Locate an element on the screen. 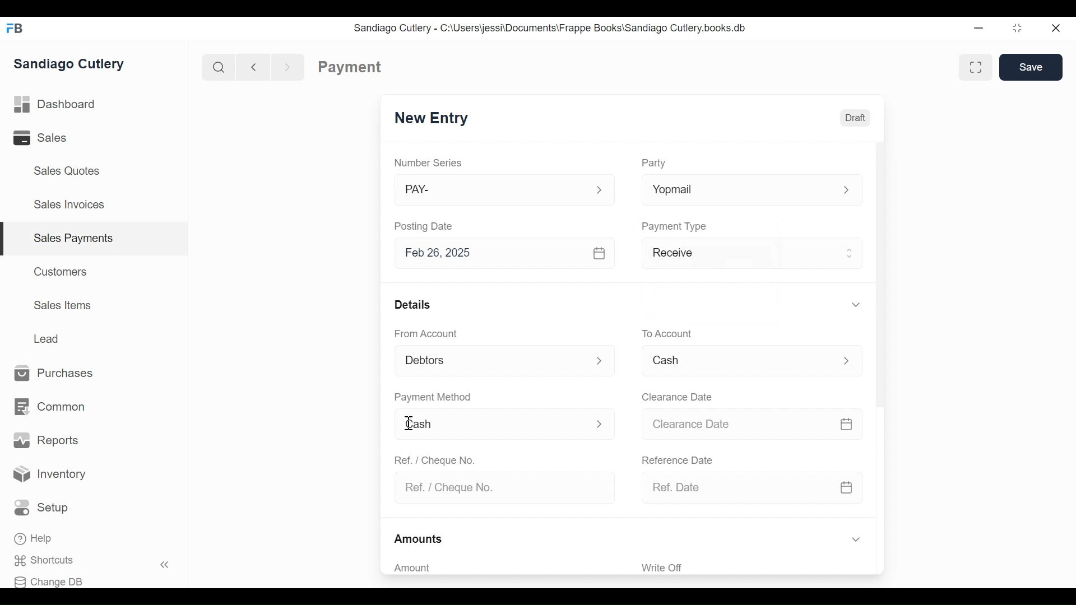 This screenshot has width=1076, height=605. Toggle form and full width  is located at coordinates (980, 65).